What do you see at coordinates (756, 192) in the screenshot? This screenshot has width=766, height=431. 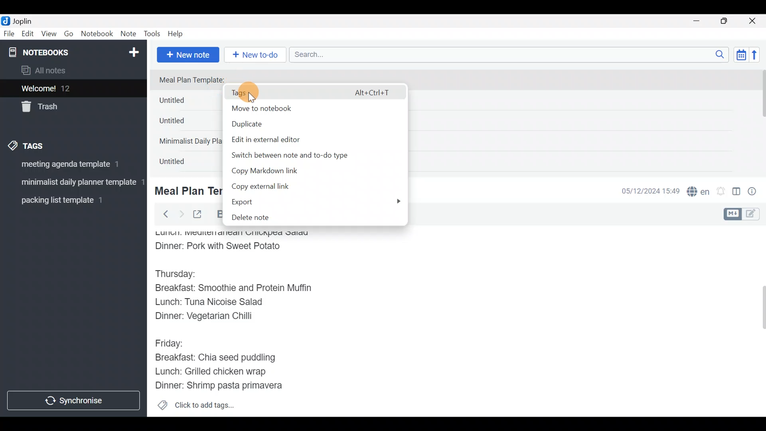 I see `Note properties` at bounding box center [756, 192].